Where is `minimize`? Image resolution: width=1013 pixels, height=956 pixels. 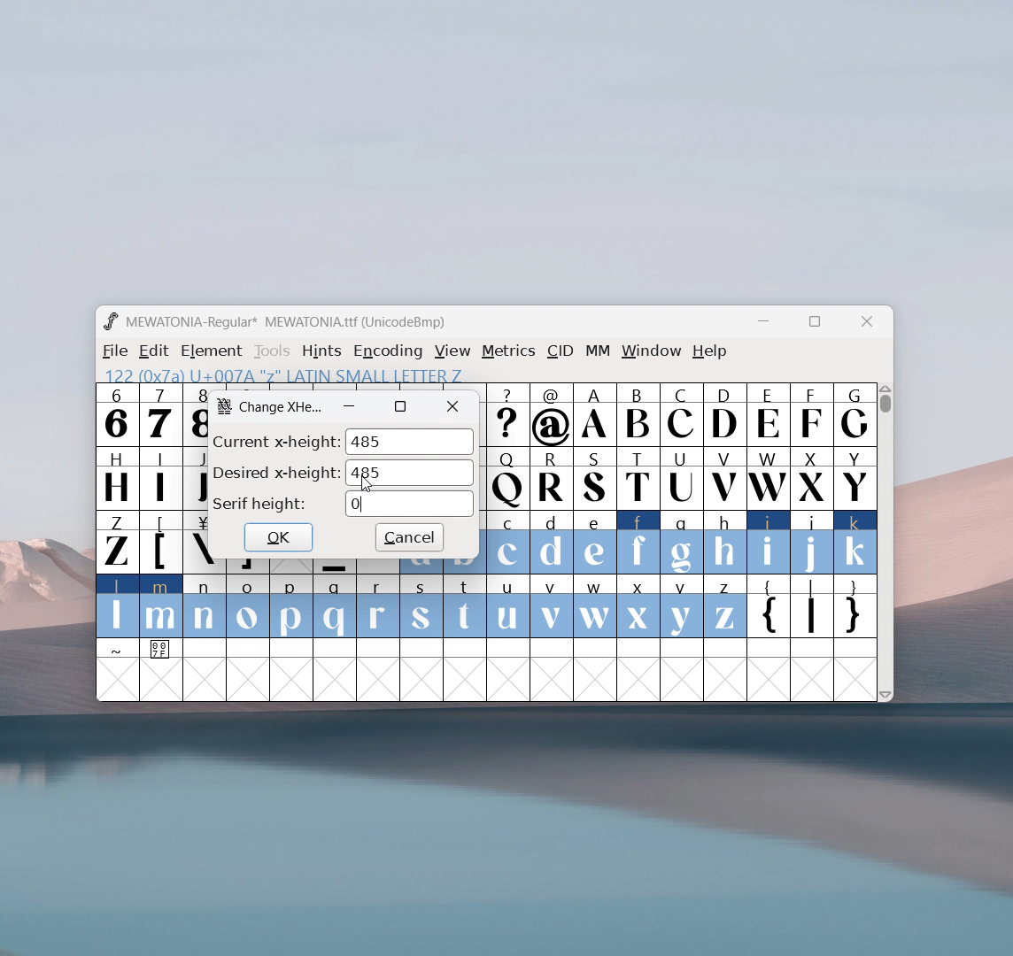
minimize is located at coordinates (769, 324).